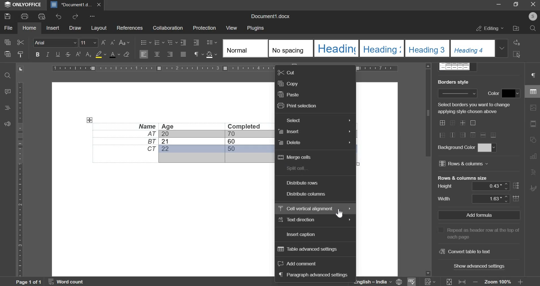 The width and height of the screenshot is (540, 286). Describe the element at coordinates (20, 175) in the screenshot. I see `horizontal scale` at that location.